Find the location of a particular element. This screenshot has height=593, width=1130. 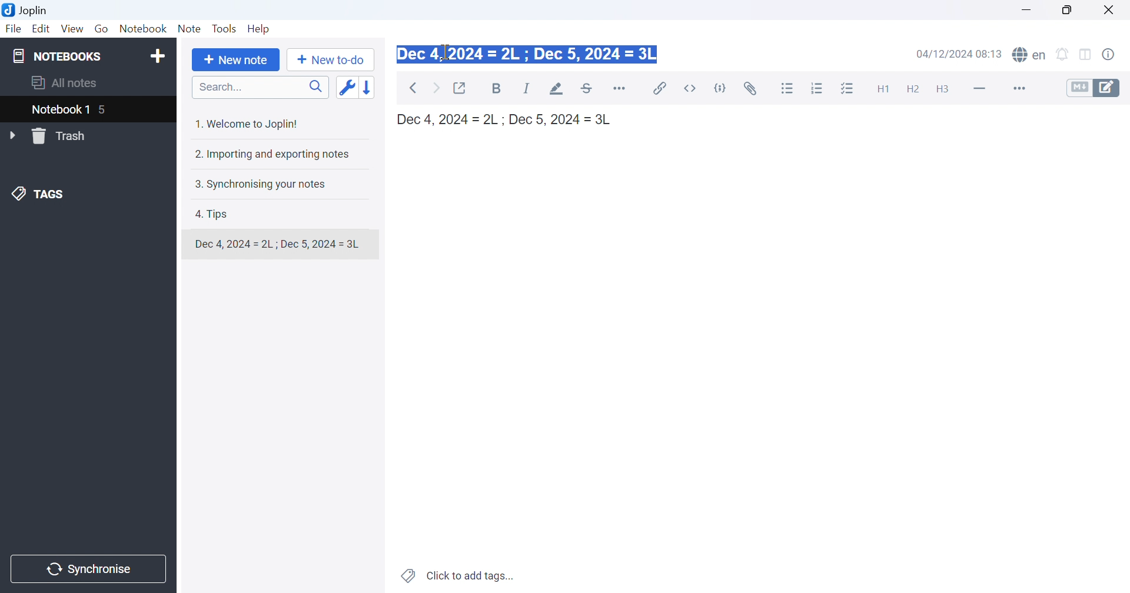

Tools is located at coordinates (225, 29).